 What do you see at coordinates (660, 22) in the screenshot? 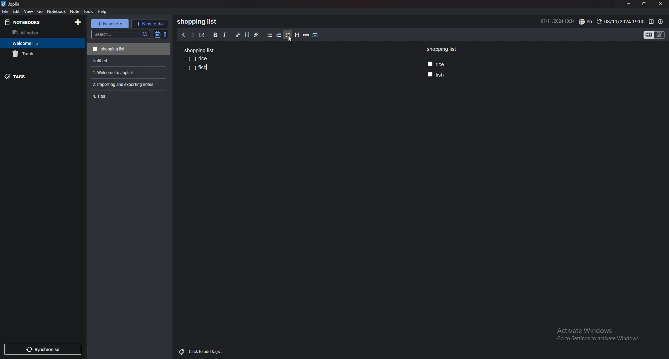
I see `note properties` at bounding box center [660, 22].